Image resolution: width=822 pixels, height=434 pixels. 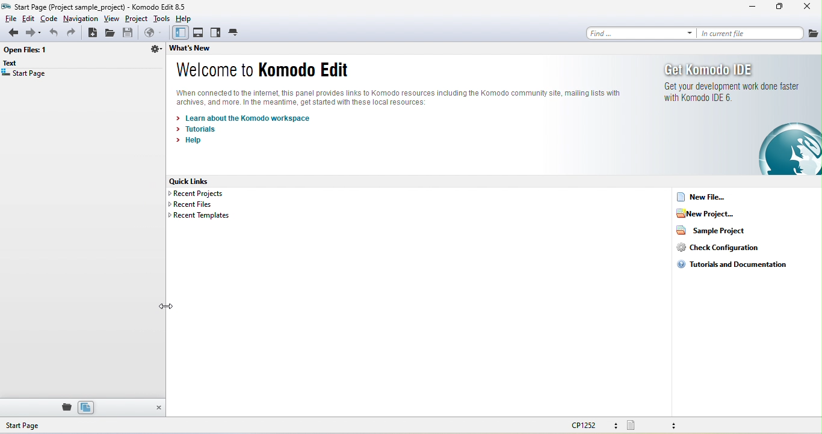 What do you see at coordinates (813, 32) in the screenshot?
I see `file` at bounding box center [813, 32].